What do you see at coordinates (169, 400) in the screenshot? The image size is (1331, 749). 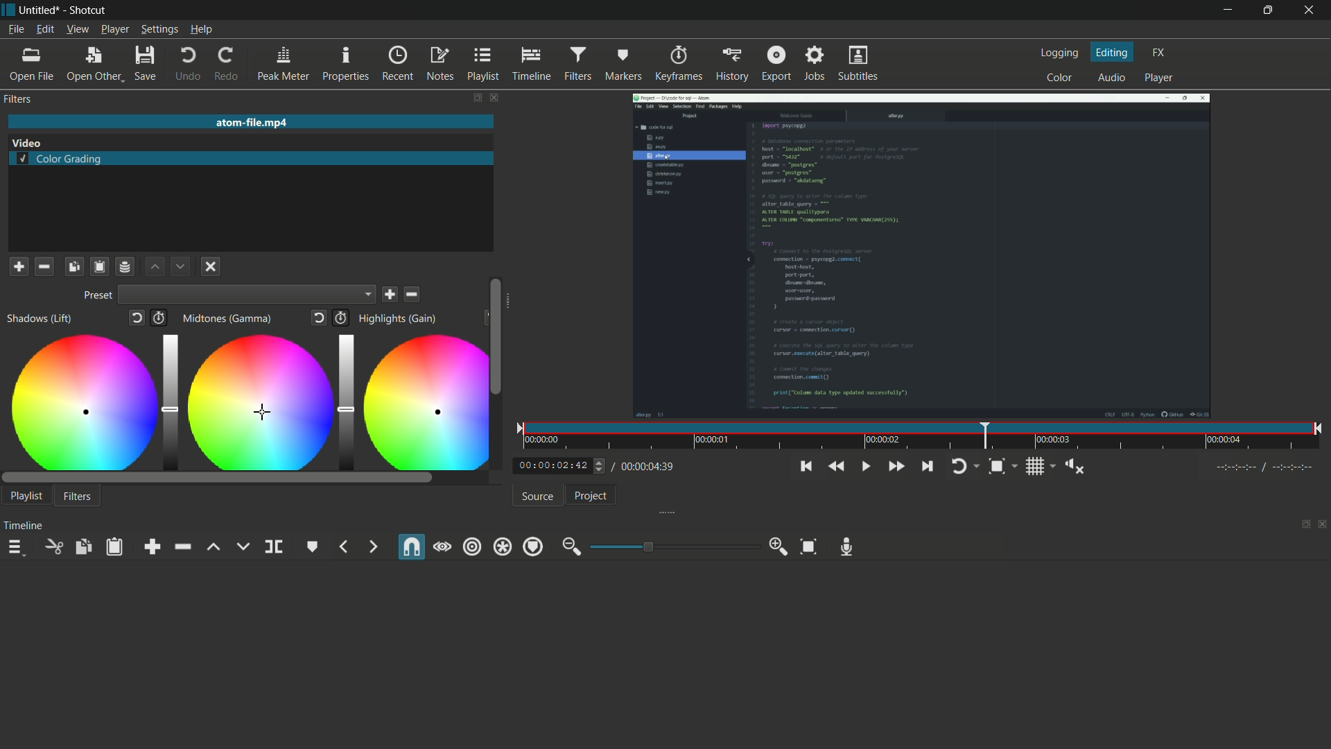 I see `adjustment bar` at bounding box center [169, 400].